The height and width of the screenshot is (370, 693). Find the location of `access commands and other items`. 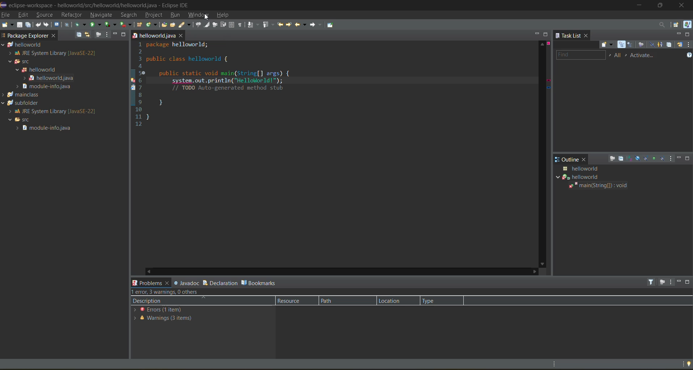

access commands and other items is located at coordinates (664, 25).